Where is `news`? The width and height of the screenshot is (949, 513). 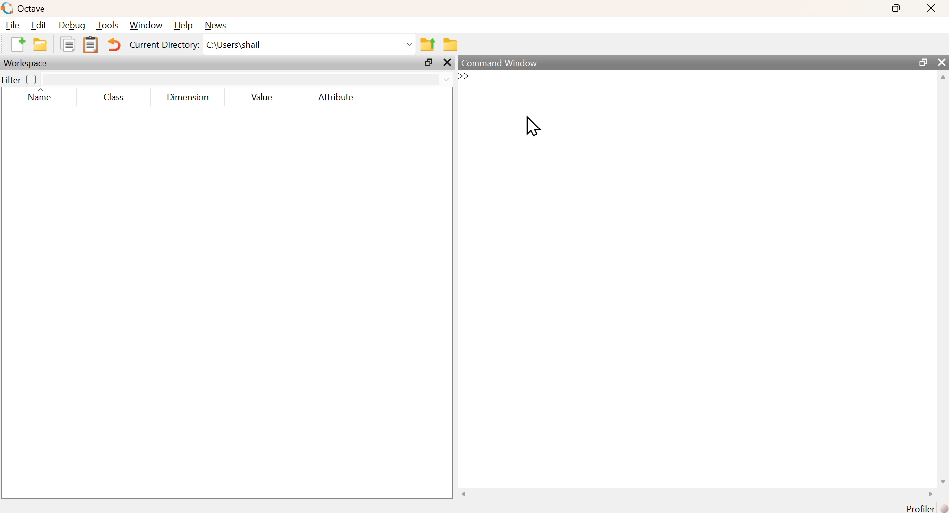
news is located at coordinates (216, 25).